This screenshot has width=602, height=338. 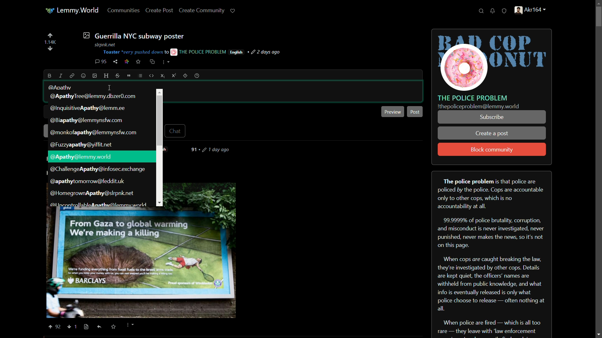 I want to click on italic, so click(x=60, y=75).